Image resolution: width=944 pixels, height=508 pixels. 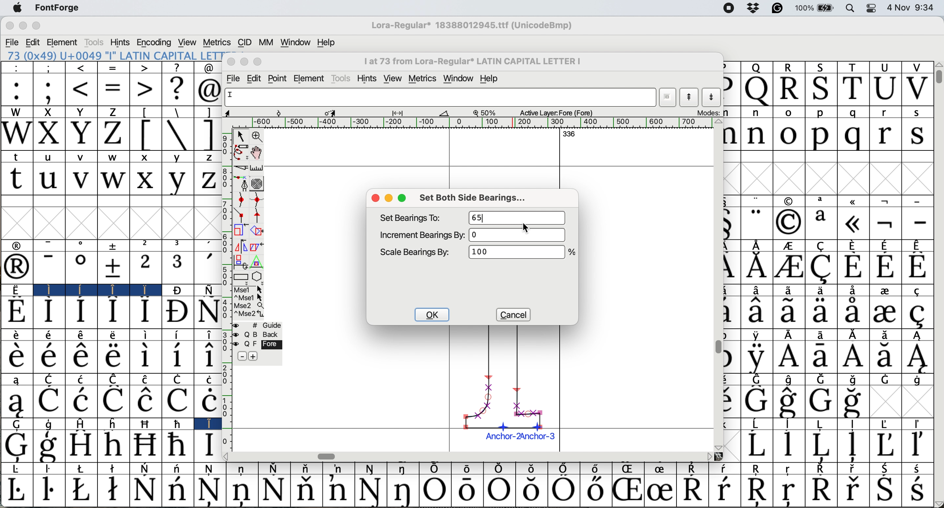 What do you see at coordinates (403, 198) in the screenshot?
I see `maximise` at bounding box center [403, 198].